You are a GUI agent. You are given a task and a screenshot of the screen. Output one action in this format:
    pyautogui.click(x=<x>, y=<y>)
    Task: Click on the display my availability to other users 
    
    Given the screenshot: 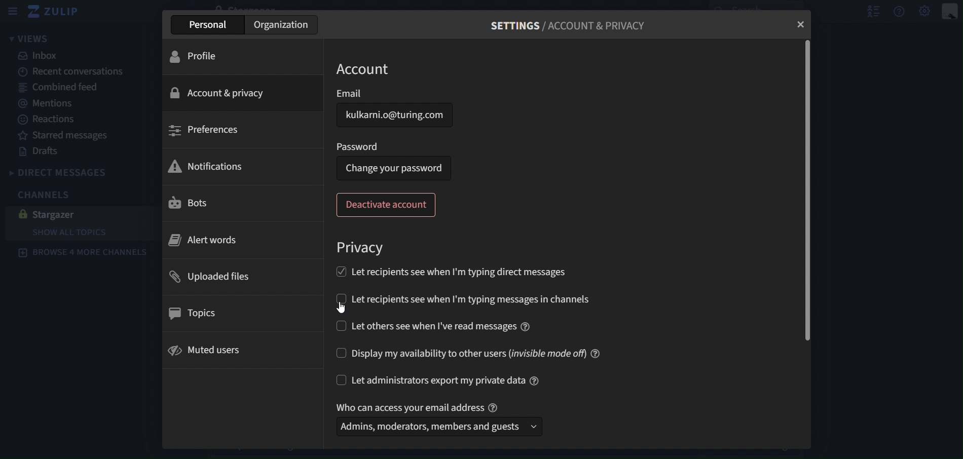 What is the action you would take?
    pyautogui.click(x=465, y=354)
    